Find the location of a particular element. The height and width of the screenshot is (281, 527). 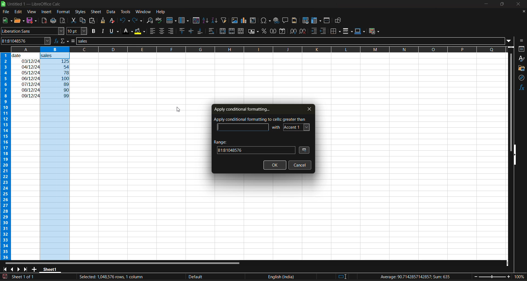

expand formula bar is located at coordinates (511, 41).